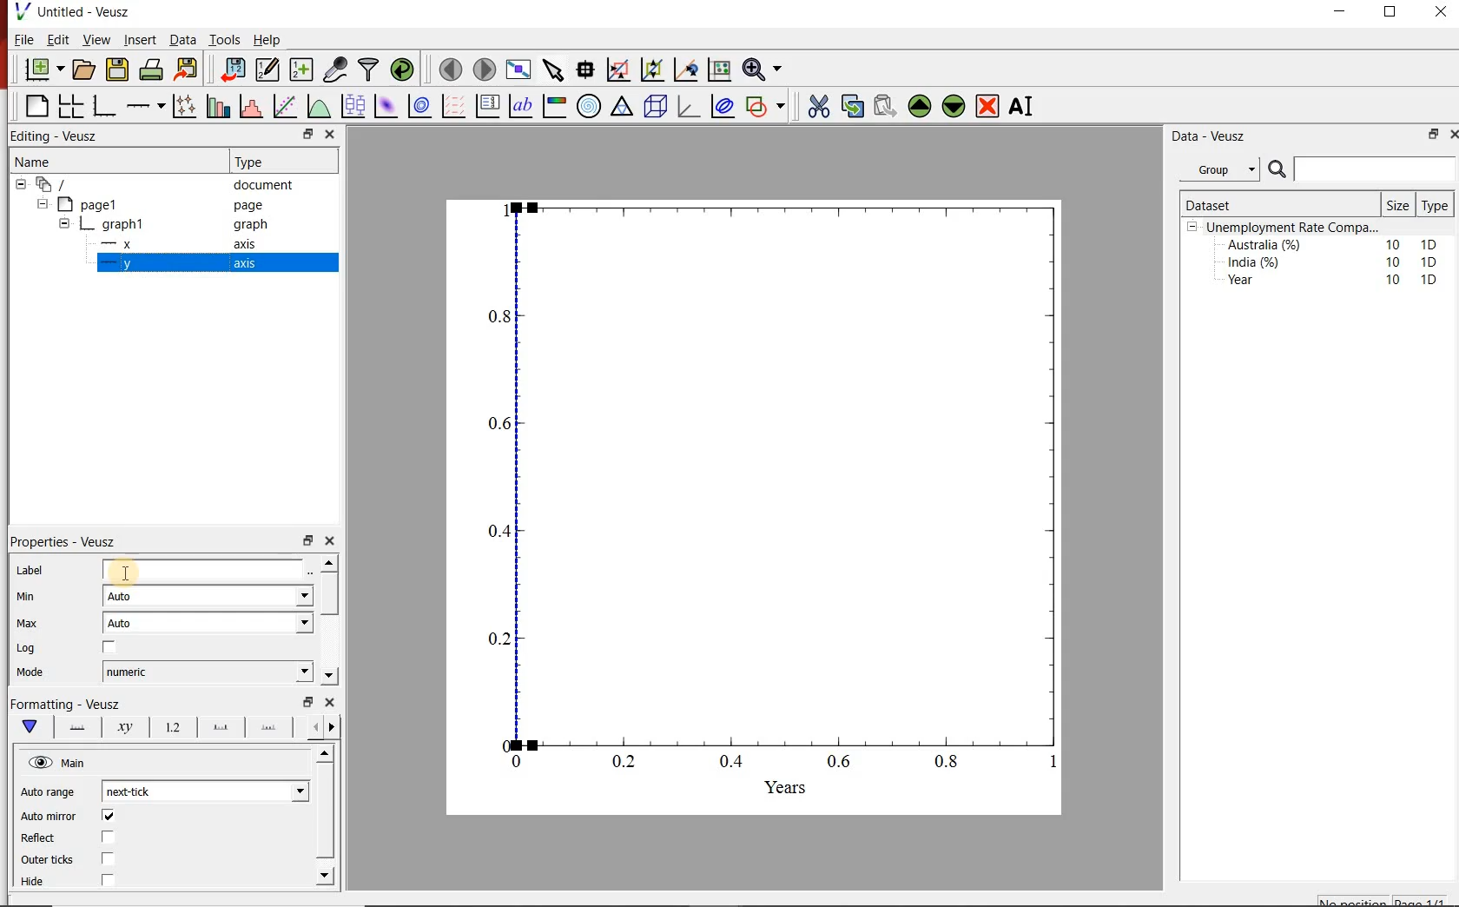 This screenshot has height=907, width=1459. Describe the element at coordinates (139, 39) in the screenshot. I see `Insert` at that location.